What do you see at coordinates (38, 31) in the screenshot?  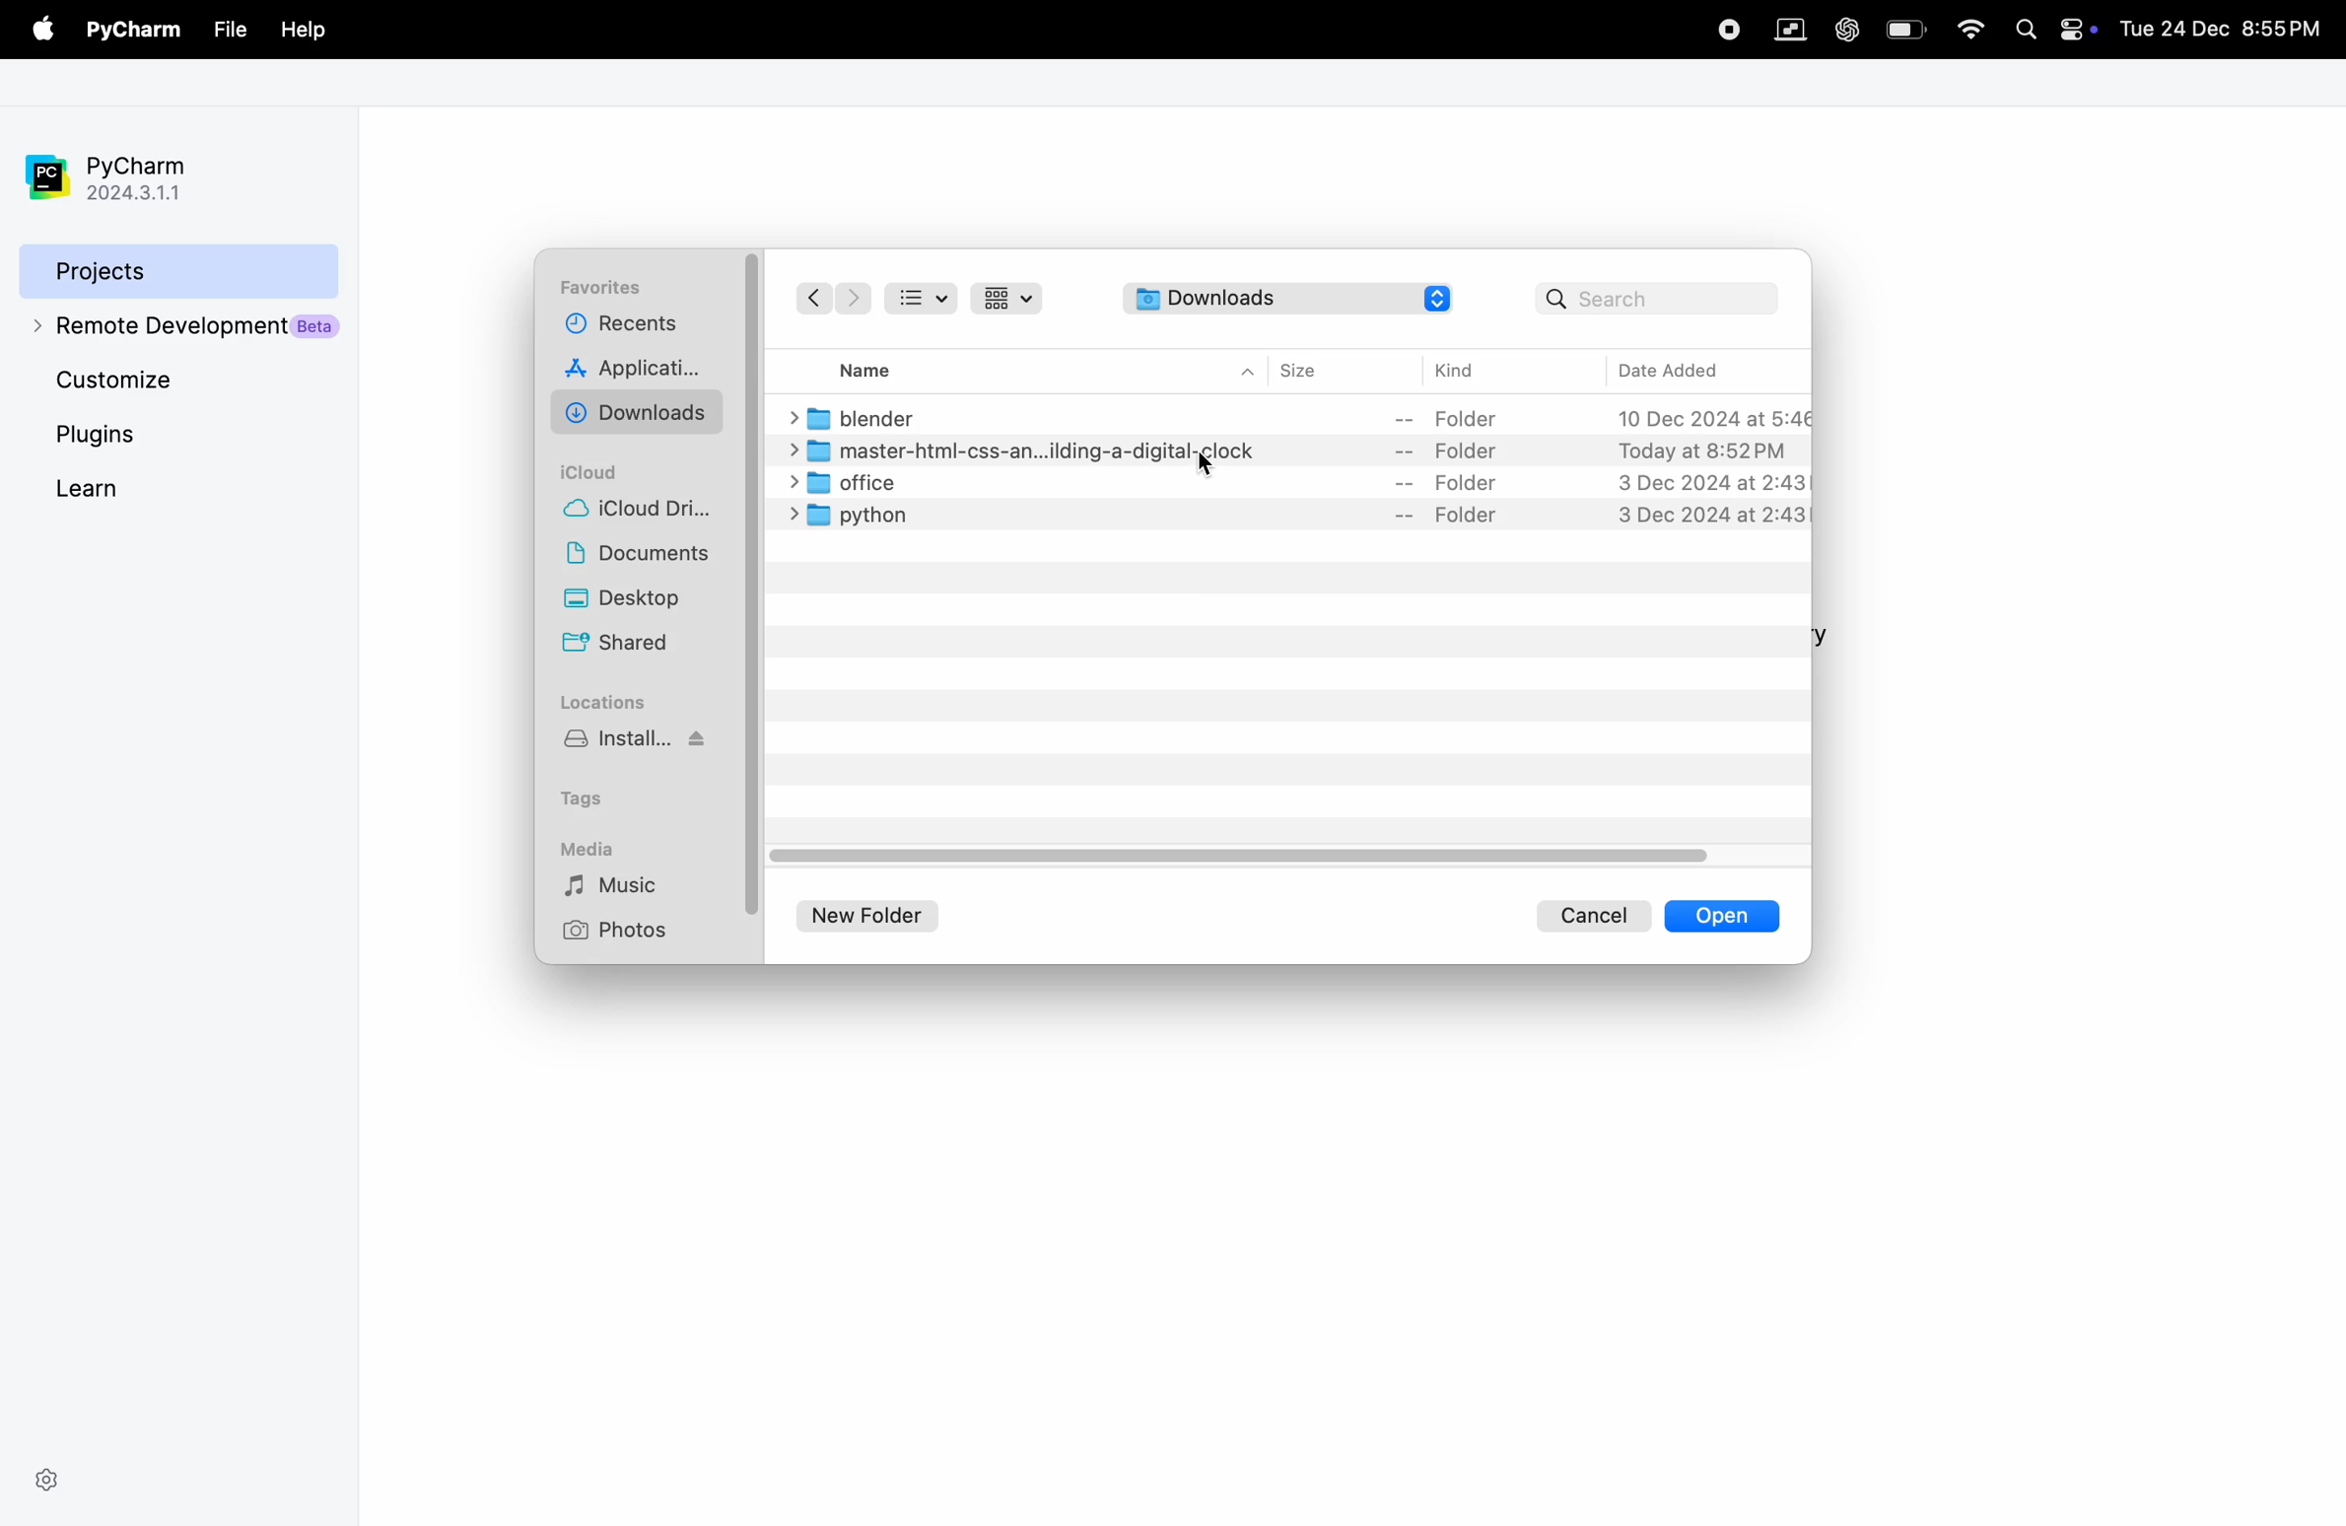 I see `apple menu` at bounding box center [38, 31].